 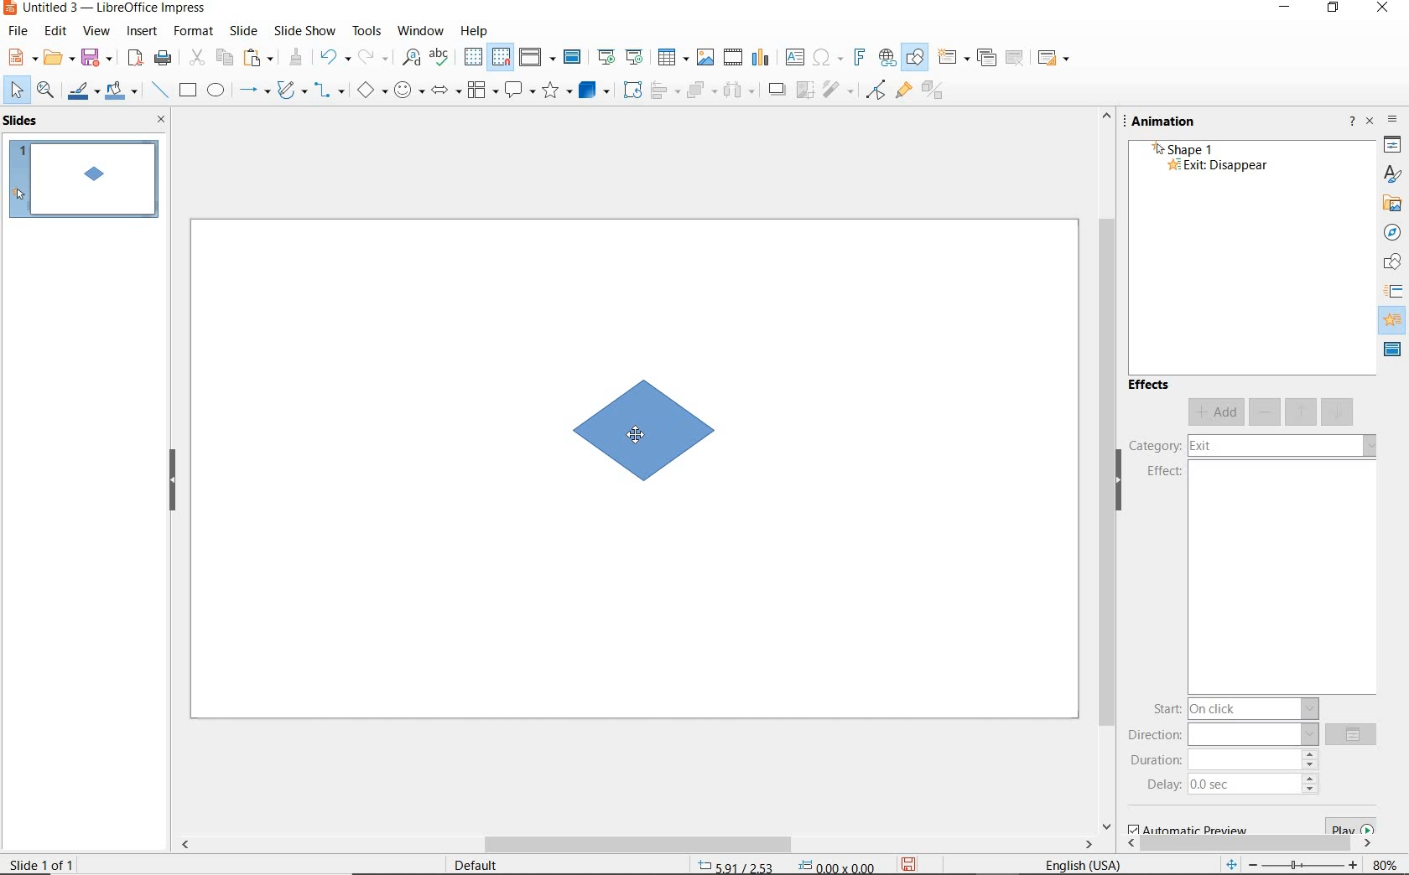 I want to click on flowchart, so click(x=483, y=90).